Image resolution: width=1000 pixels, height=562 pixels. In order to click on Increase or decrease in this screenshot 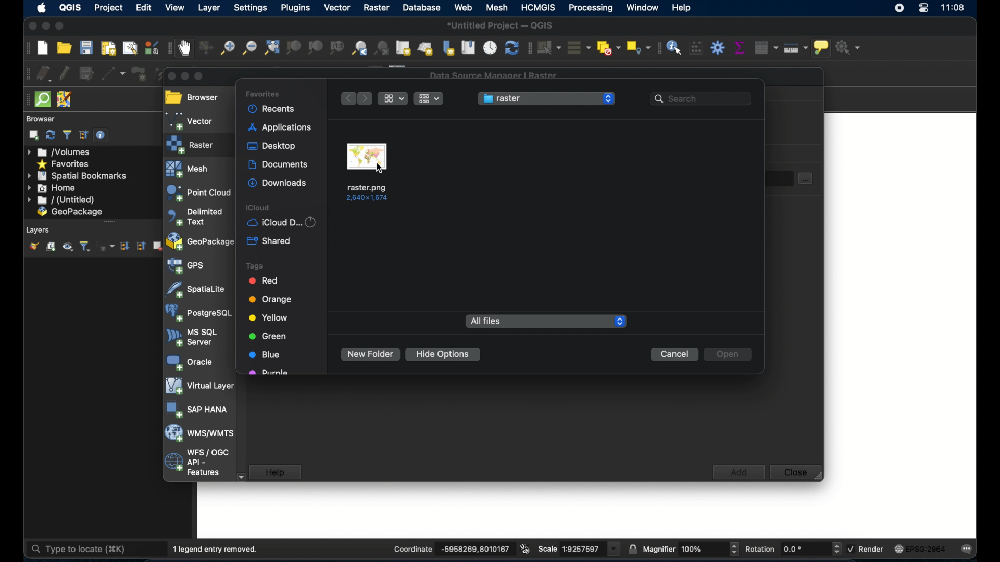, I will do `click(836, 549)`.